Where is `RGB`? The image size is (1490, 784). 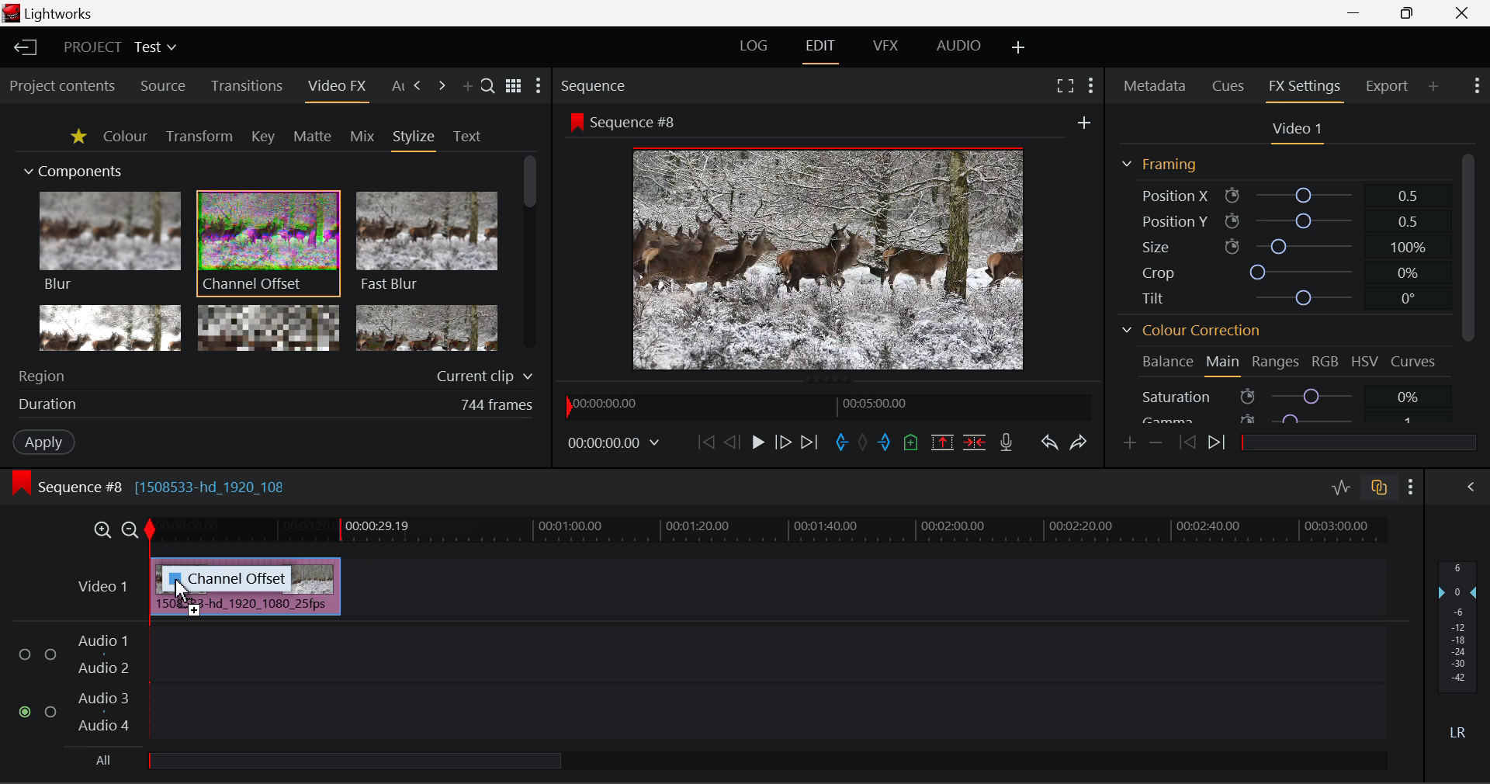
RGB is located at coordinates (1326, 361).